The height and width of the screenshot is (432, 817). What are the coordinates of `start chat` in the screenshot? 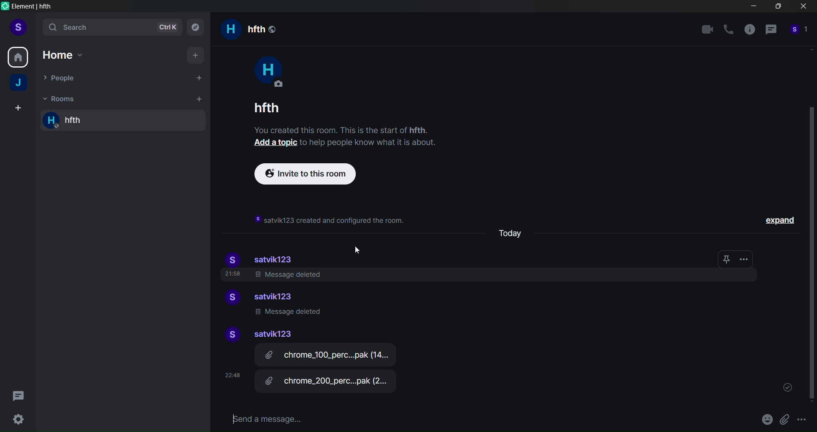 It's located at (197, 77).